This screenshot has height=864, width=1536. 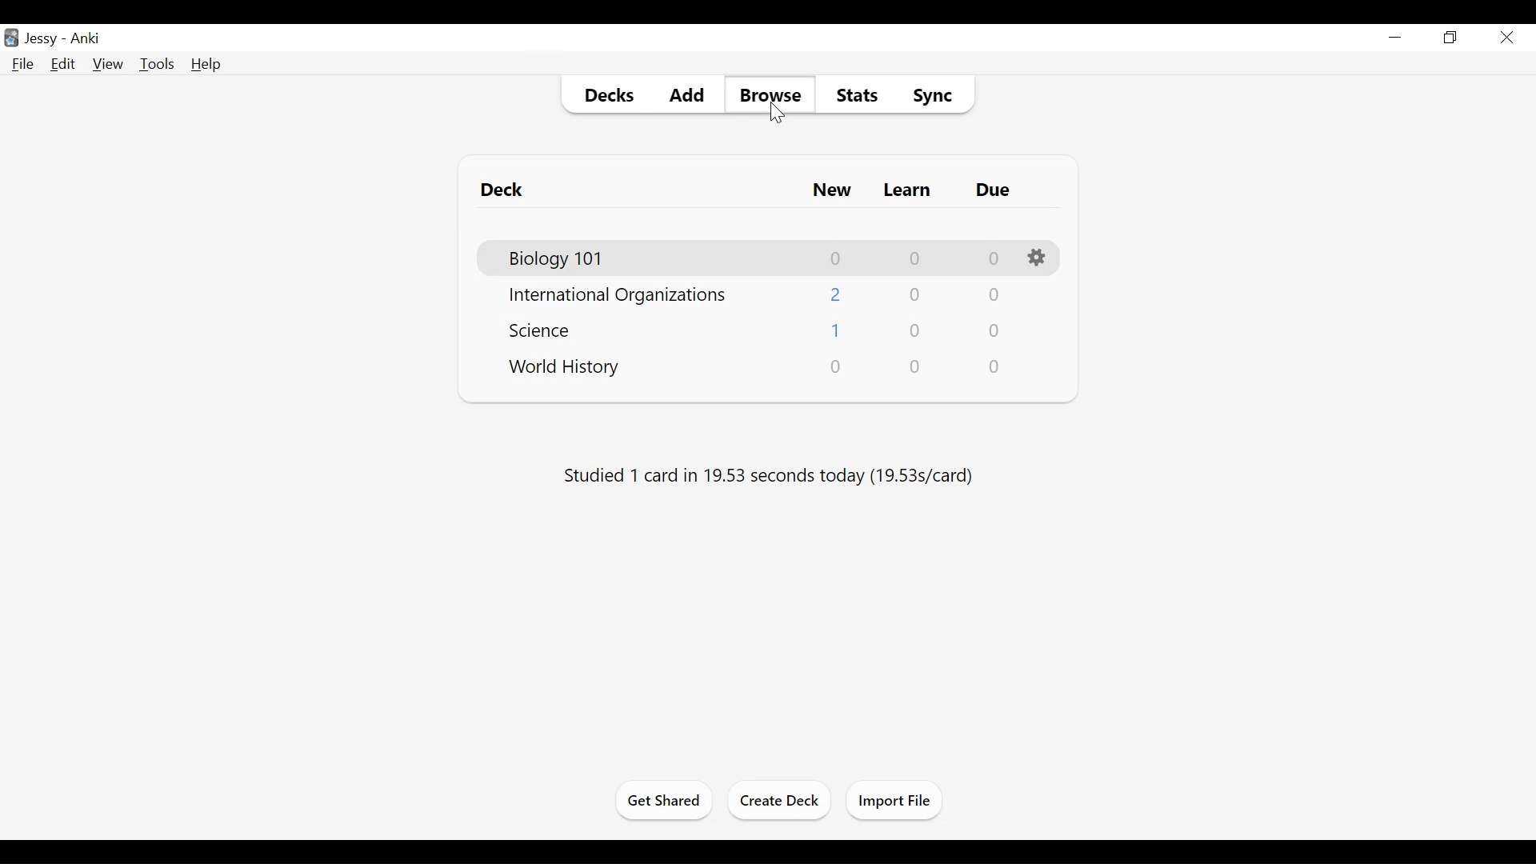 I want to click on Deck Name, so click(x=620, y=296).